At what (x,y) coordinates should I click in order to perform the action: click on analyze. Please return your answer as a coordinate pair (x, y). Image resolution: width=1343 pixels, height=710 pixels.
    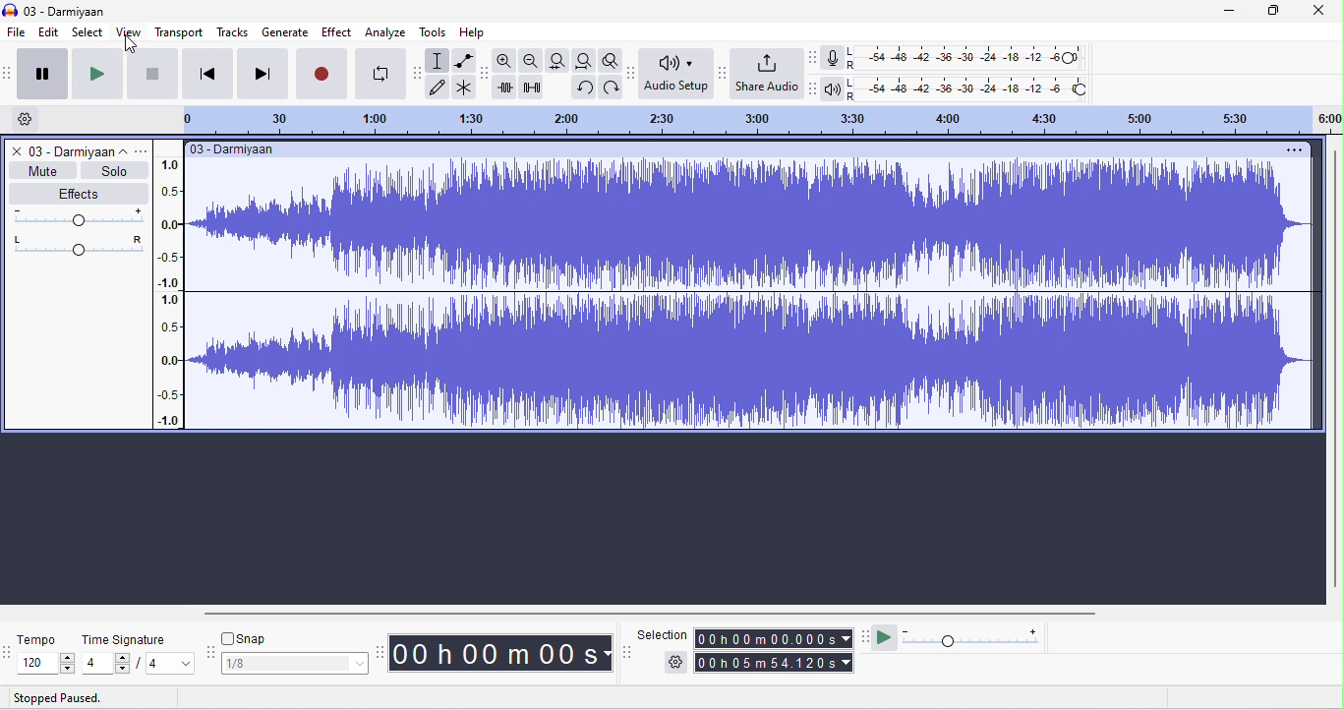
    Looking at the image, I should click on (385, 32).